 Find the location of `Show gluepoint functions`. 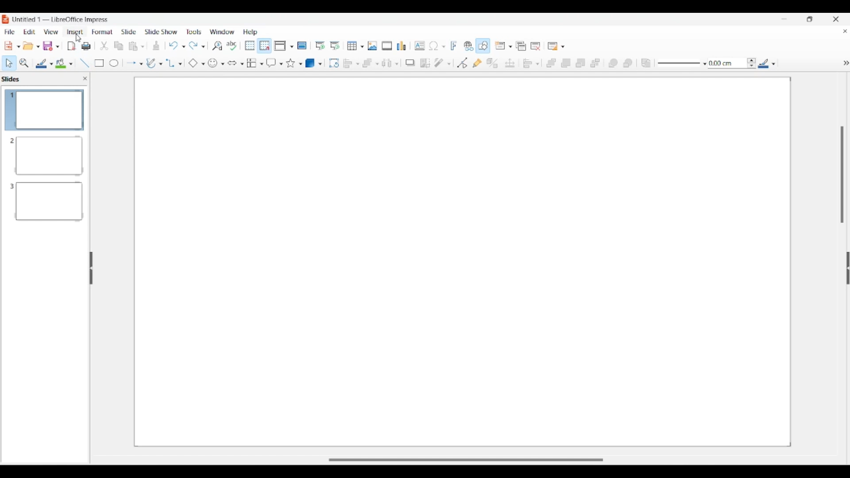

Show gluepoint functions is located at coordinates (477, 63).